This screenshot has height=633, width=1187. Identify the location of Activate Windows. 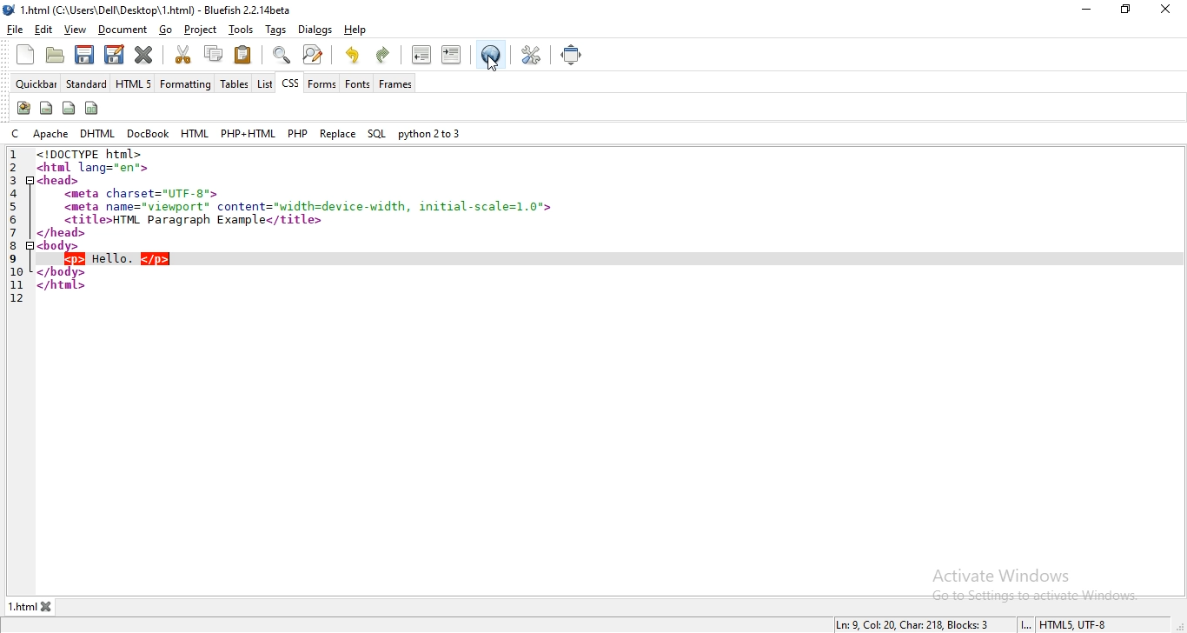
(1005, 575).